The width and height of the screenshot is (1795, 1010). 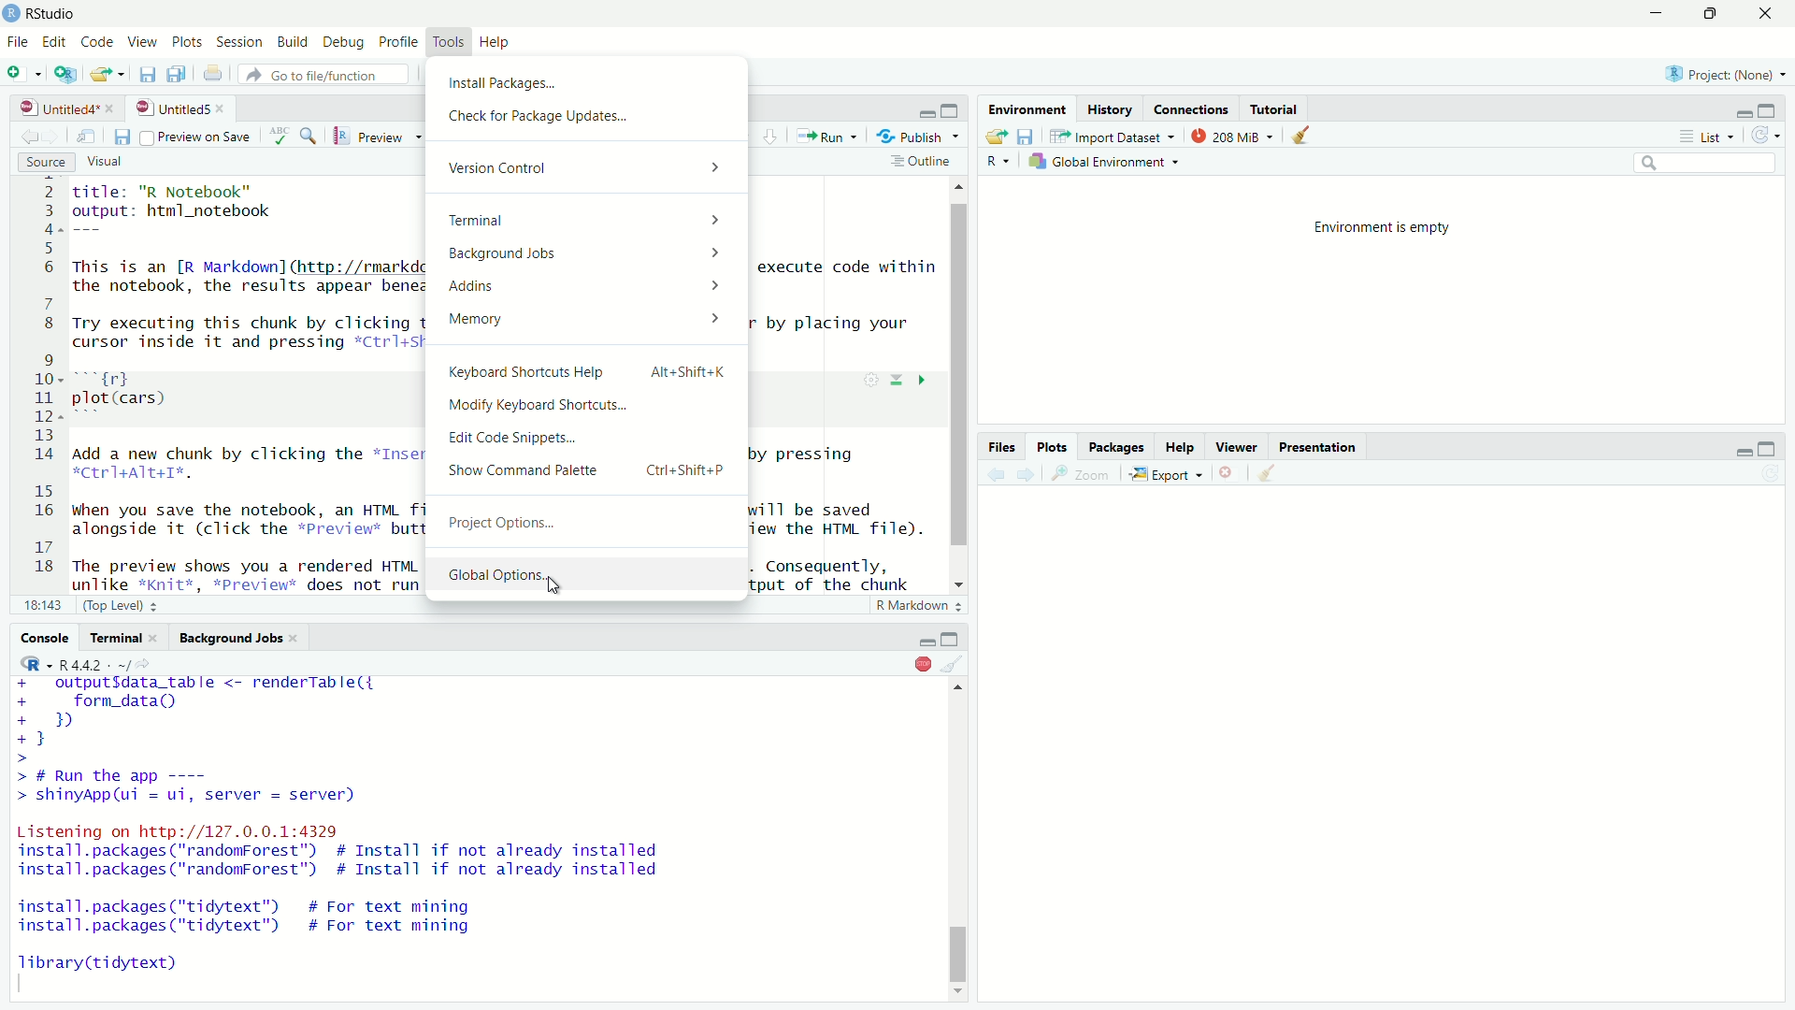 I want to click on minimise, so click(x=1652, y=14).